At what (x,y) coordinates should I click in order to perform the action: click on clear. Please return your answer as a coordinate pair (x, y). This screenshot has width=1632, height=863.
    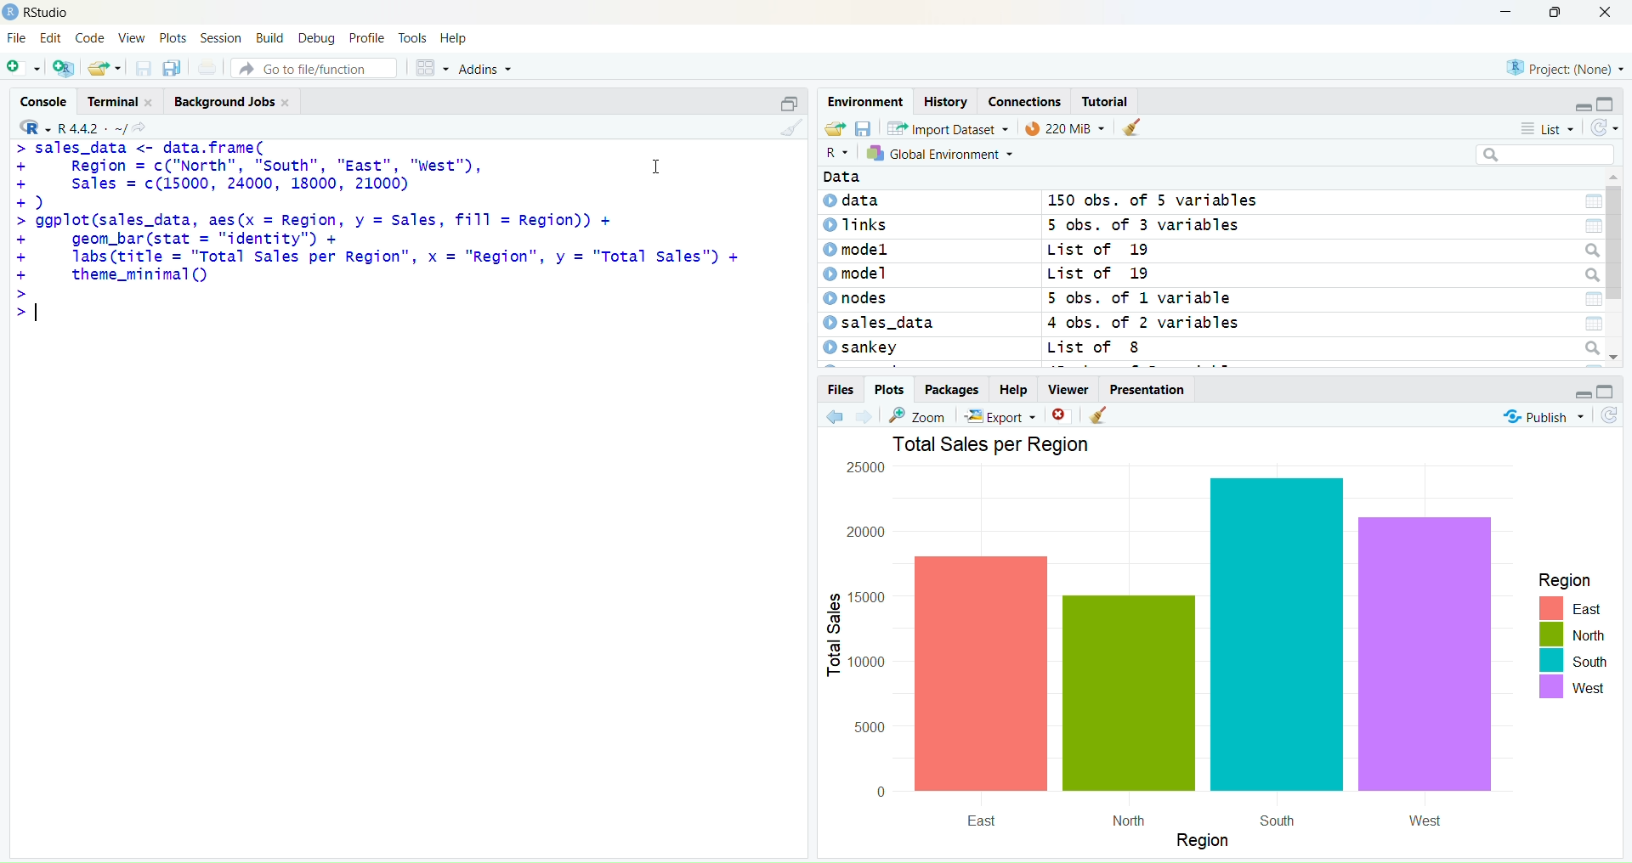
    Looking at the image, I should click on (1134, 129).